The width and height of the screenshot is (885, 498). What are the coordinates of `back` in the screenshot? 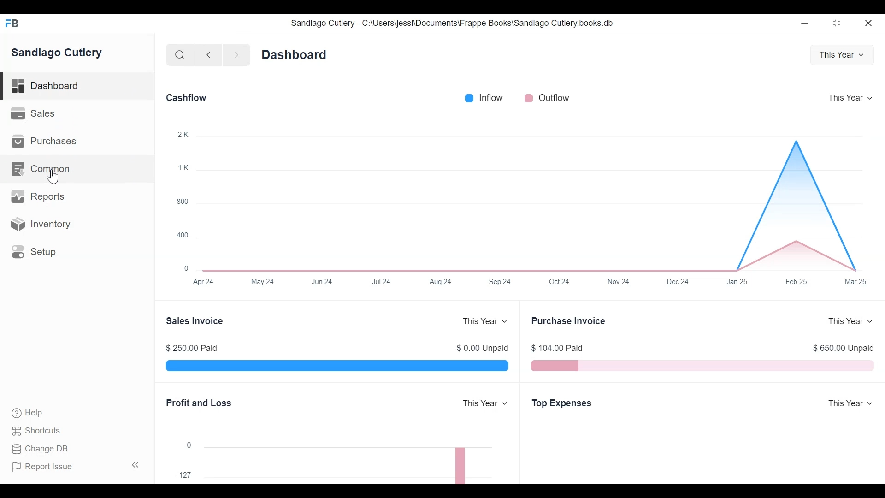 It's located at (208, 54).